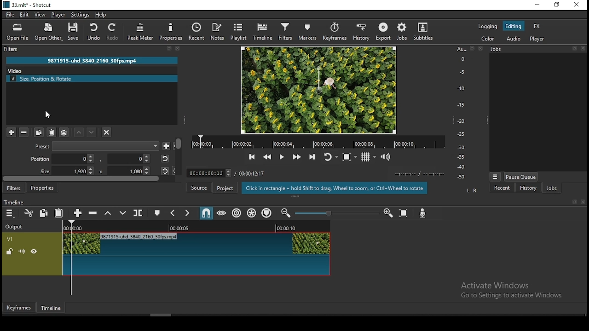  I want to click on -10, so click(462, 87).